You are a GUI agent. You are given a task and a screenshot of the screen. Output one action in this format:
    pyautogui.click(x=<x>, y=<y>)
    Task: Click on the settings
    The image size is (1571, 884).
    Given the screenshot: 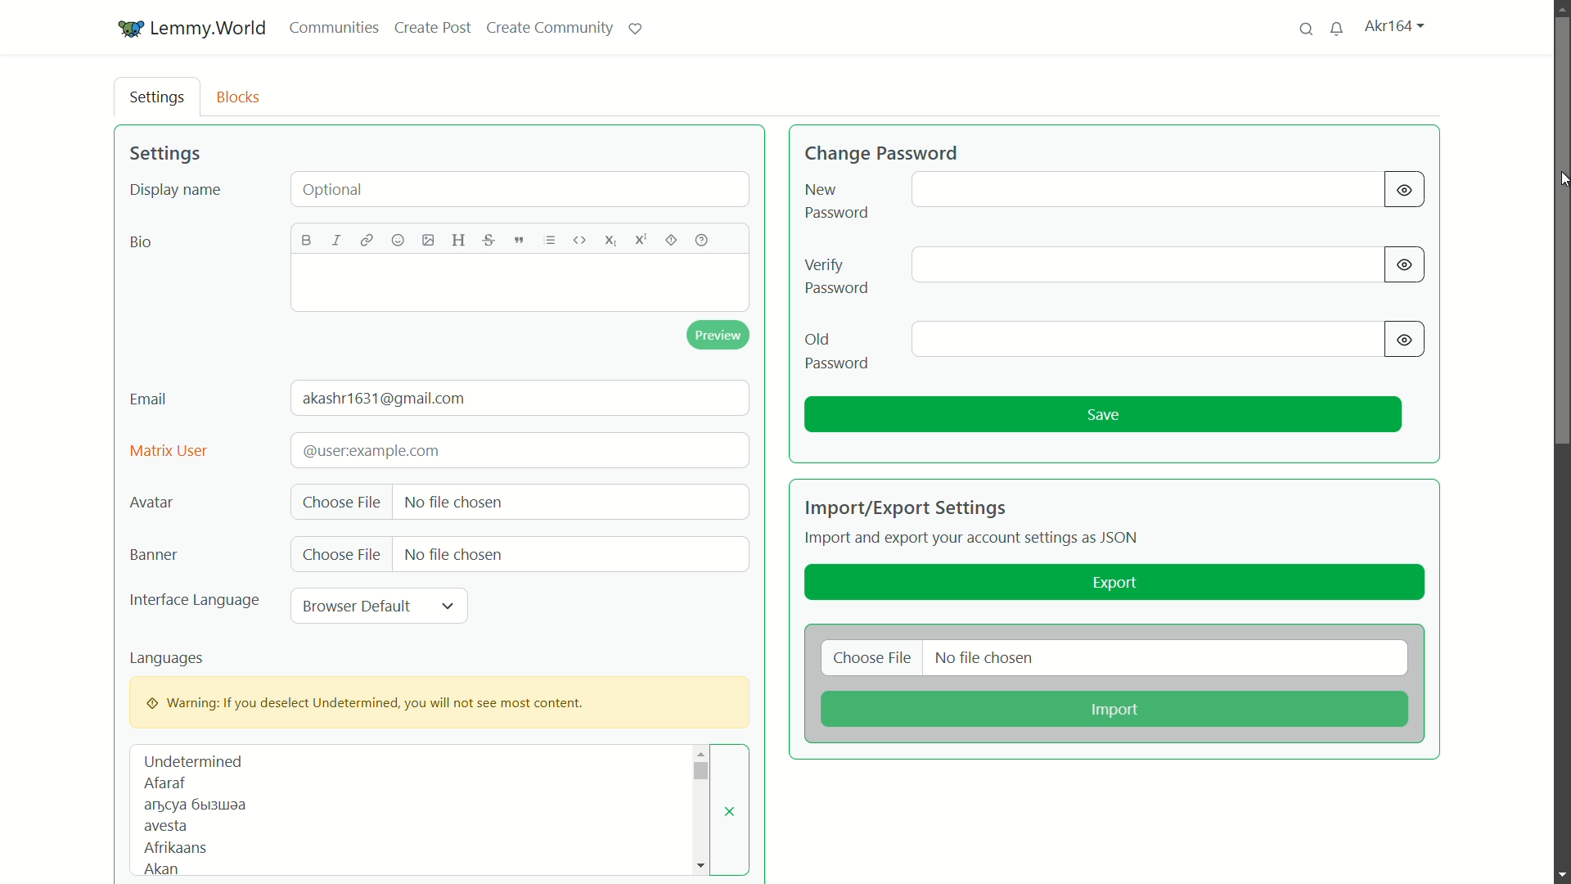 What is the action you would take?
    pyautogui.click(x=158, y=98)
    